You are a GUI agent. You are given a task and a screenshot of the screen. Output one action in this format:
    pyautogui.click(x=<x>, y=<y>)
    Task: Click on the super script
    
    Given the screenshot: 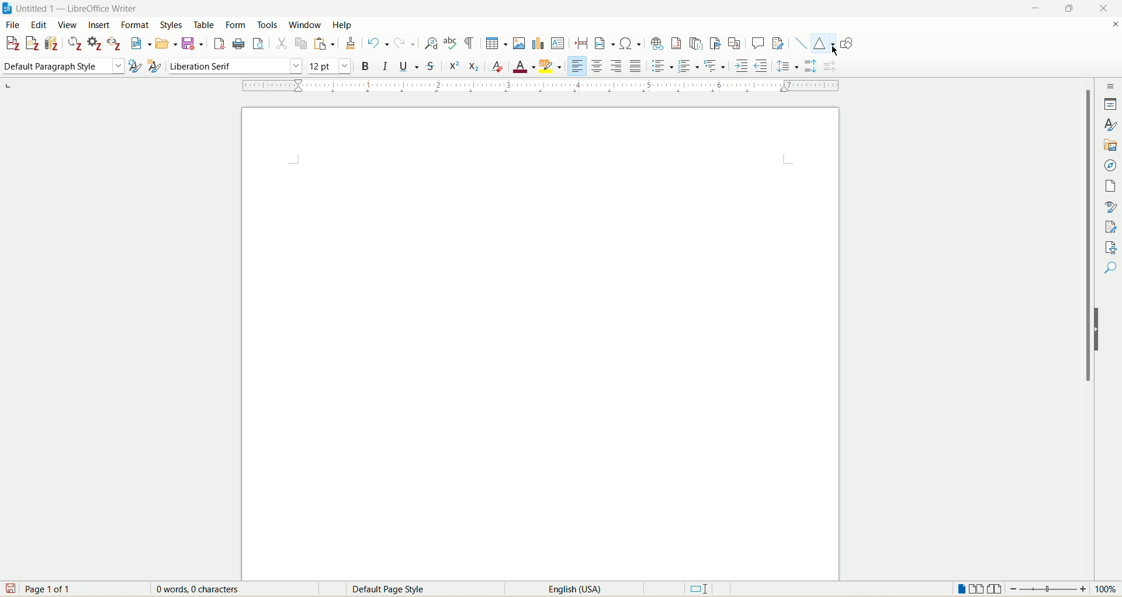 What is the action you would take?
    pyautogui.click(x=453, y=65)
    